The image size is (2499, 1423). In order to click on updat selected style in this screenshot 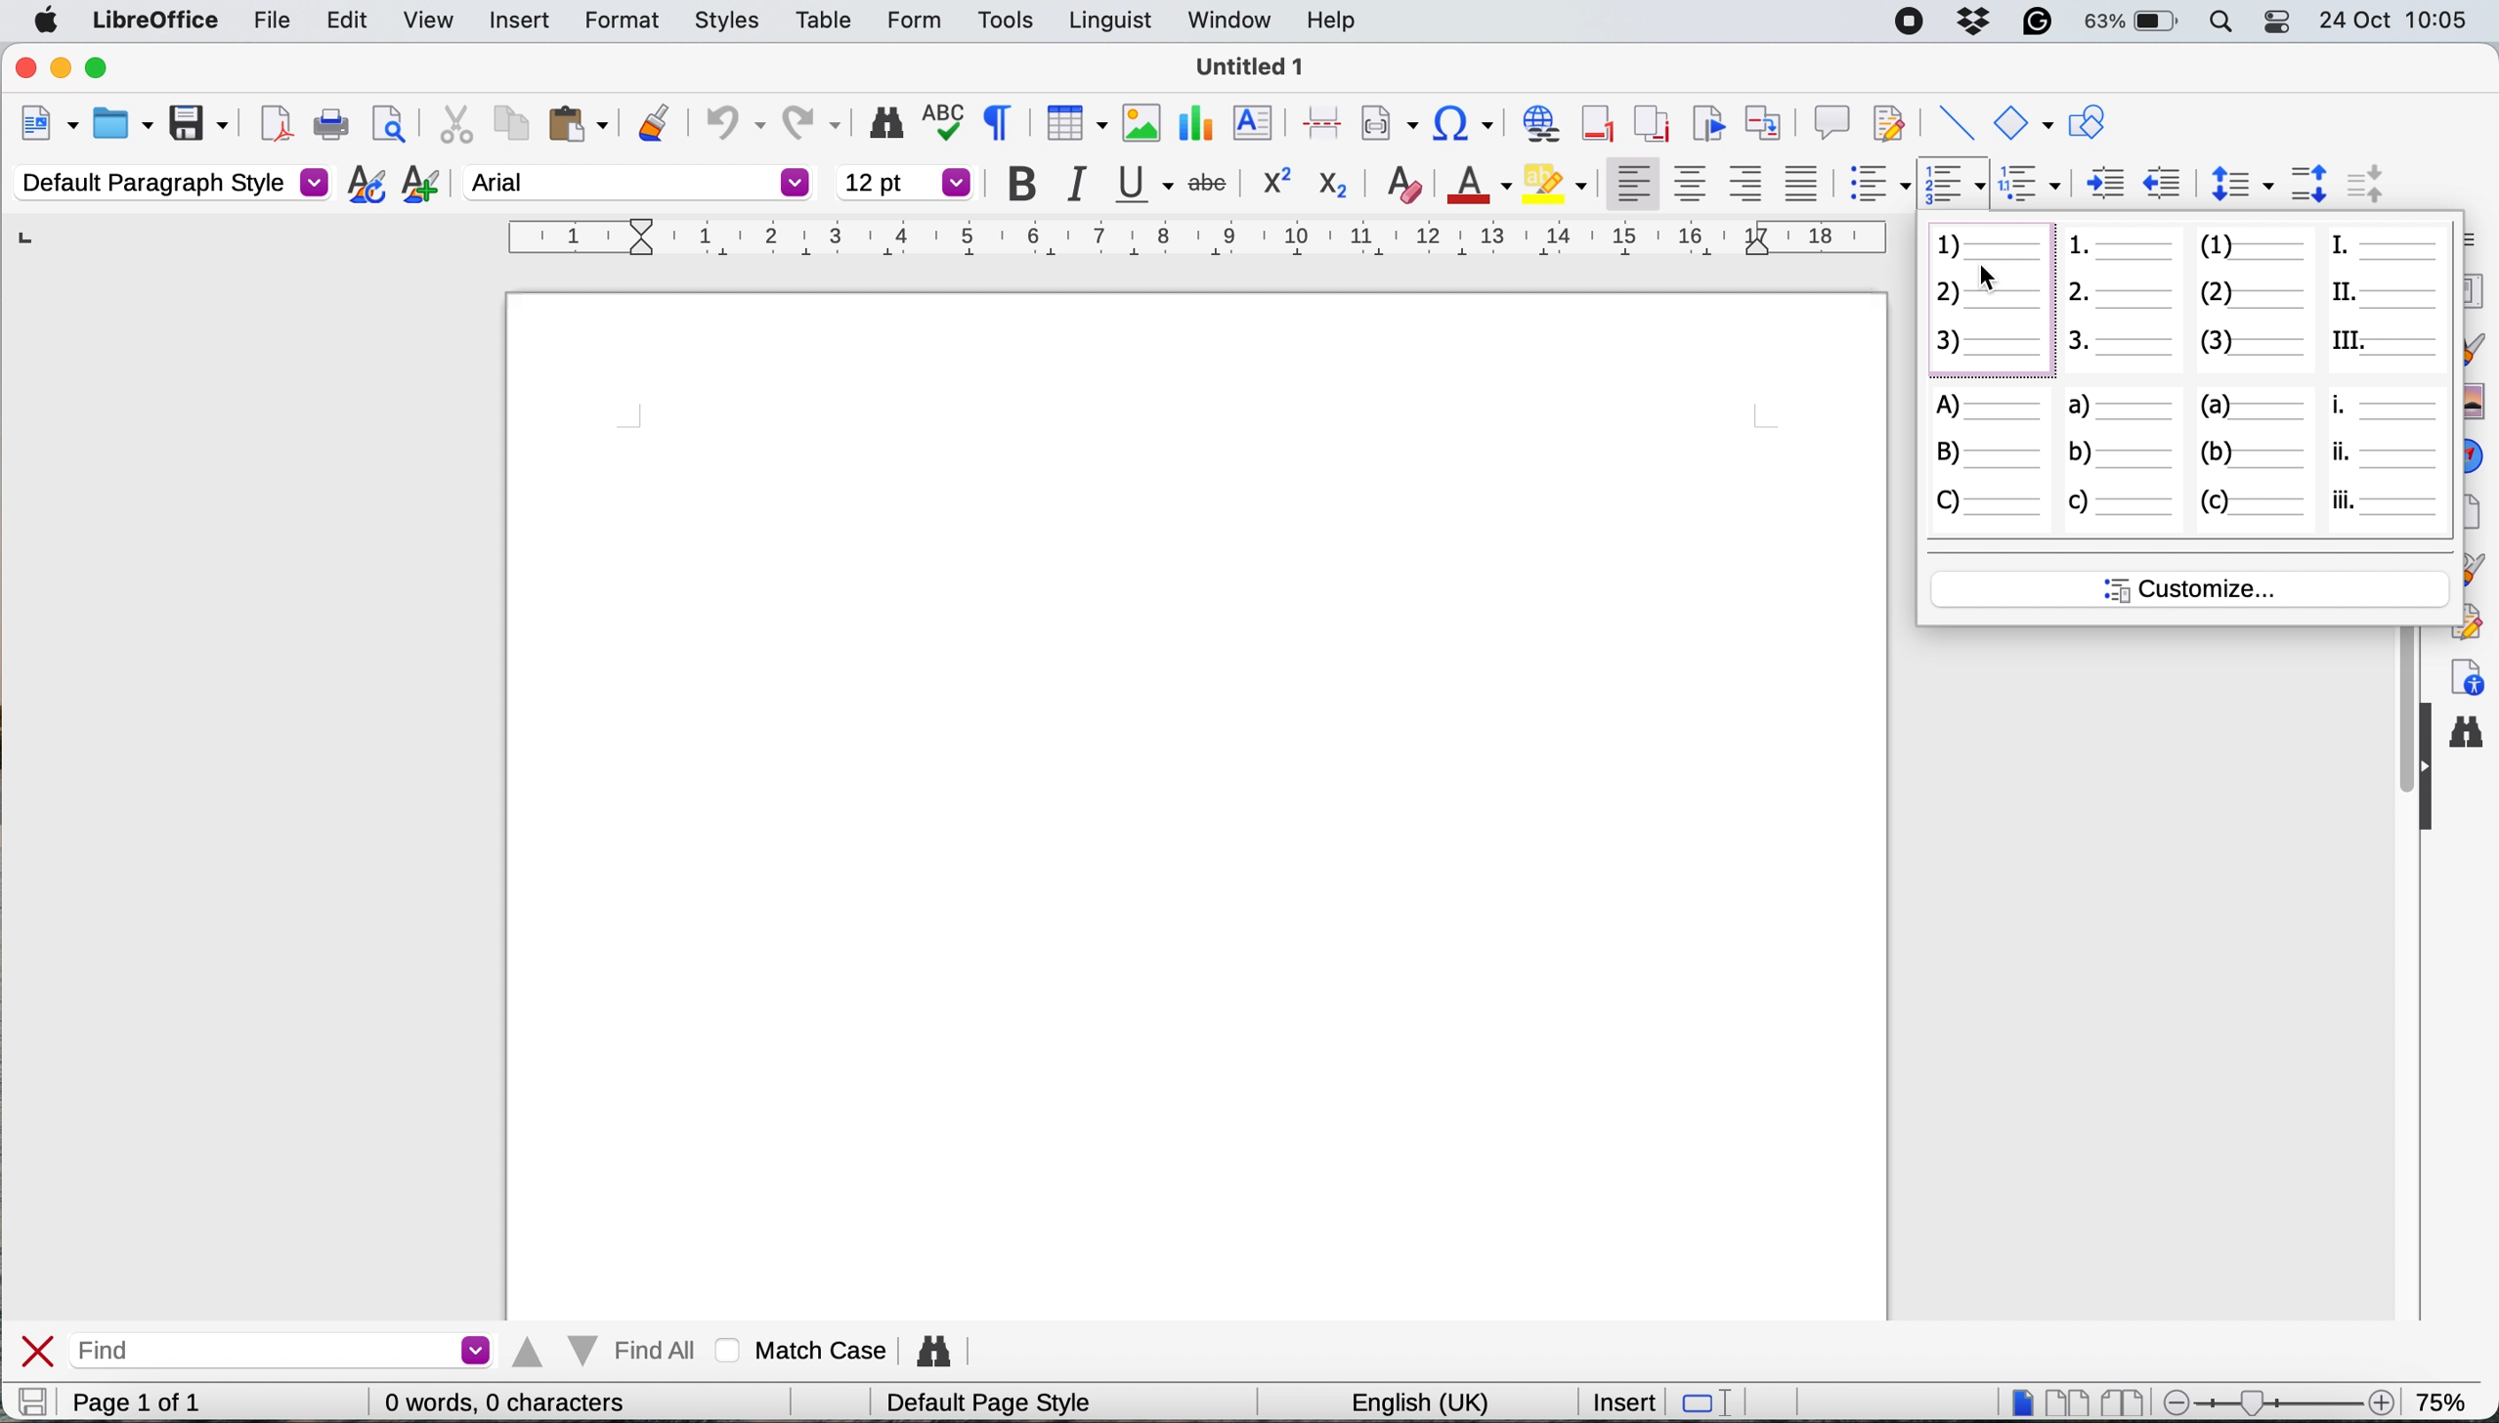, I will do `click(365, 184)`.